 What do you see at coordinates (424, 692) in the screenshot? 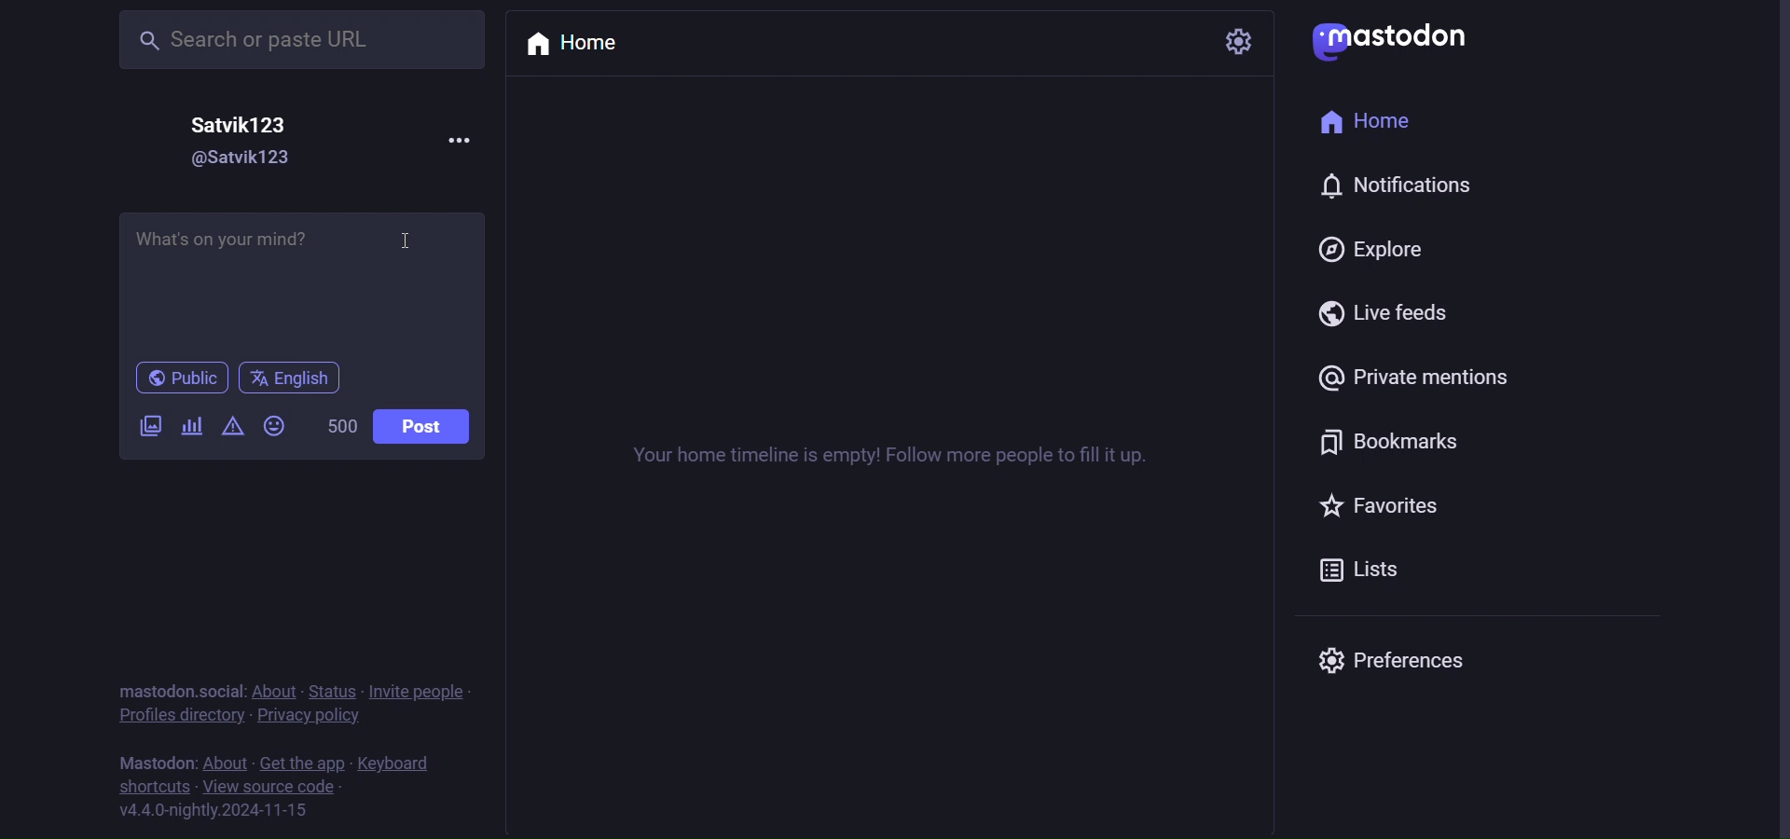
I see `invite people` at bounding box center [424, 692].